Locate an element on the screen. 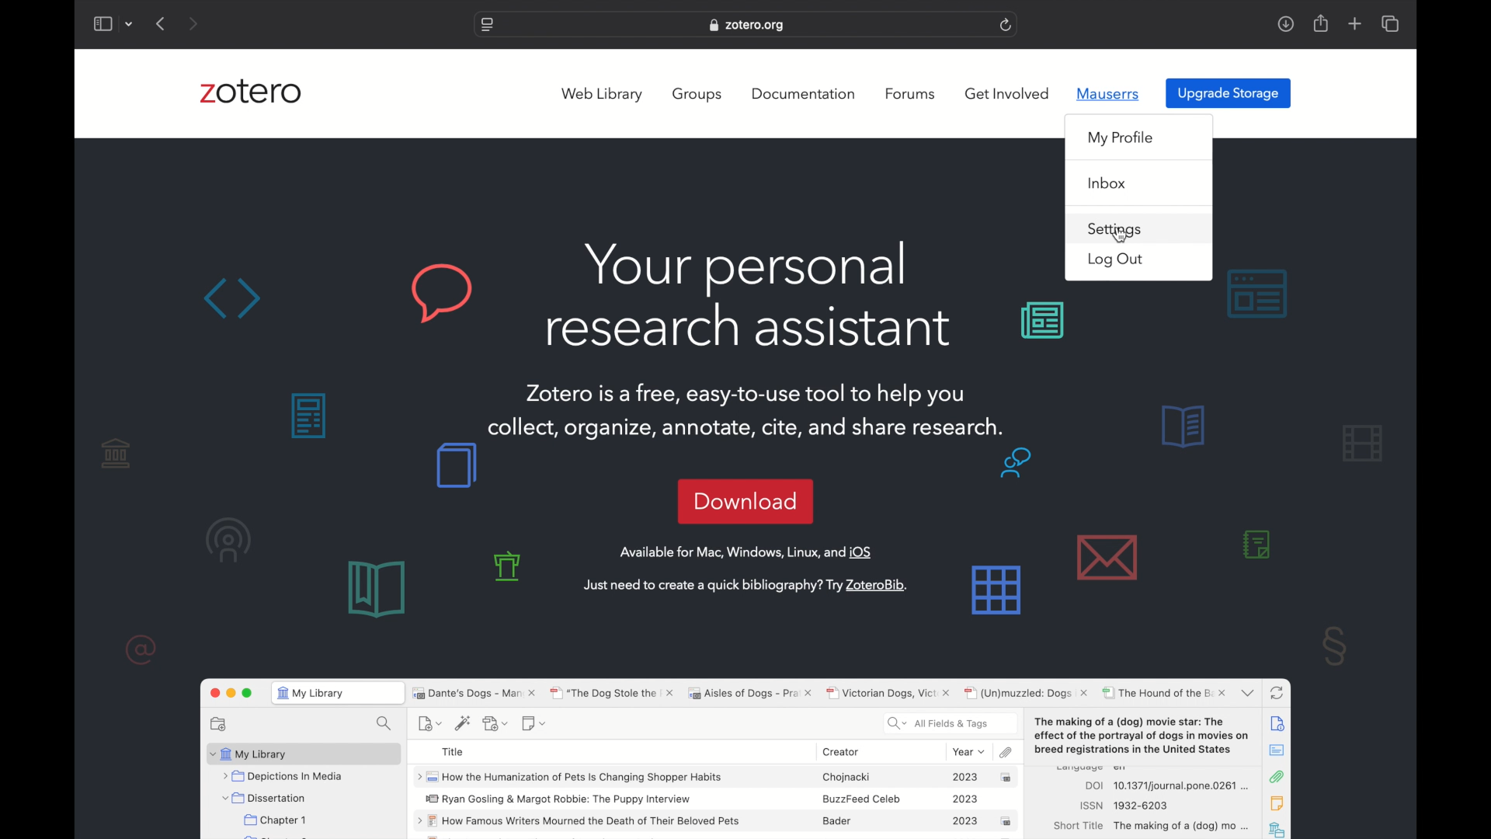  settings is located at coordinates (1117, 230).